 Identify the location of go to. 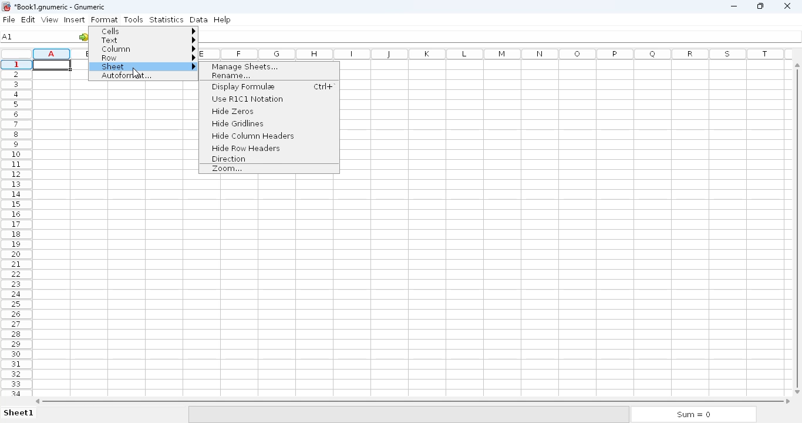
(84, 36).